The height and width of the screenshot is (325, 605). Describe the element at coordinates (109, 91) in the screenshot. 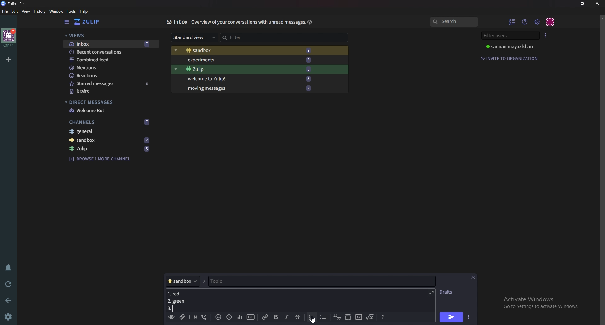

I see `Drafts` at that location.